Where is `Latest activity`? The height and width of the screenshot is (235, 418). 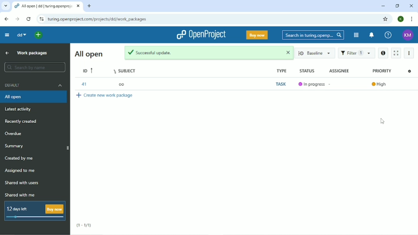
Latest activity is located at coordinates (20, 109).